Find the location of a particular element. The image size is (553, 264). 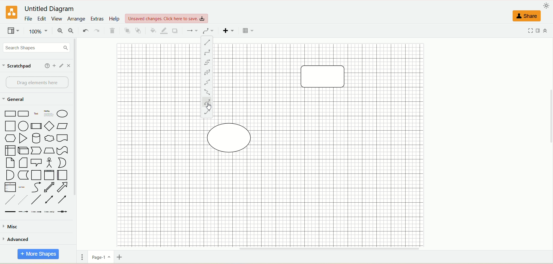

appearance is located at coordinates (546, 5).